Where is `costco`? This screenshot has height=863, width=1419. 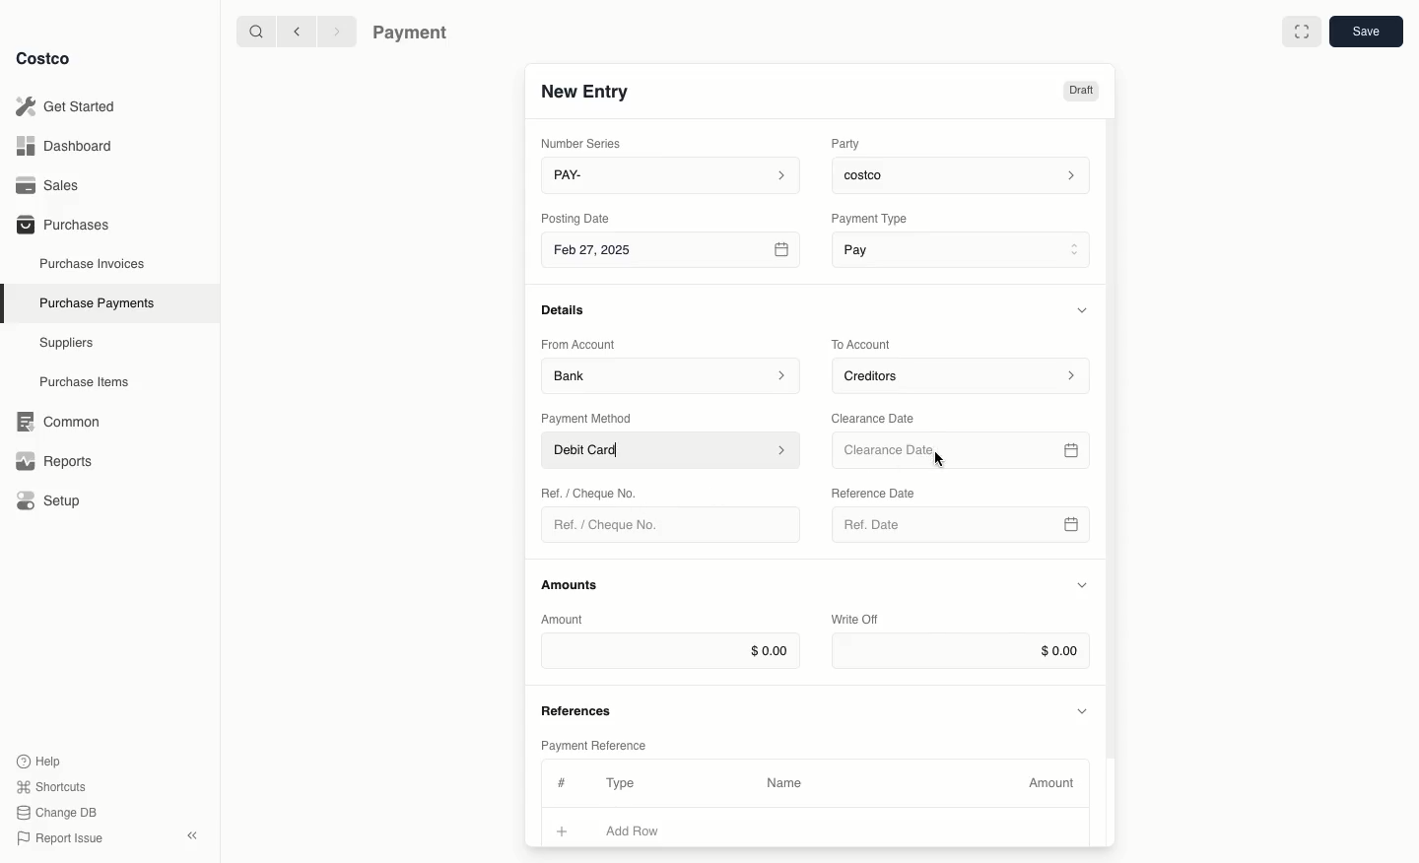 costco is located at coordinates (966, 172).